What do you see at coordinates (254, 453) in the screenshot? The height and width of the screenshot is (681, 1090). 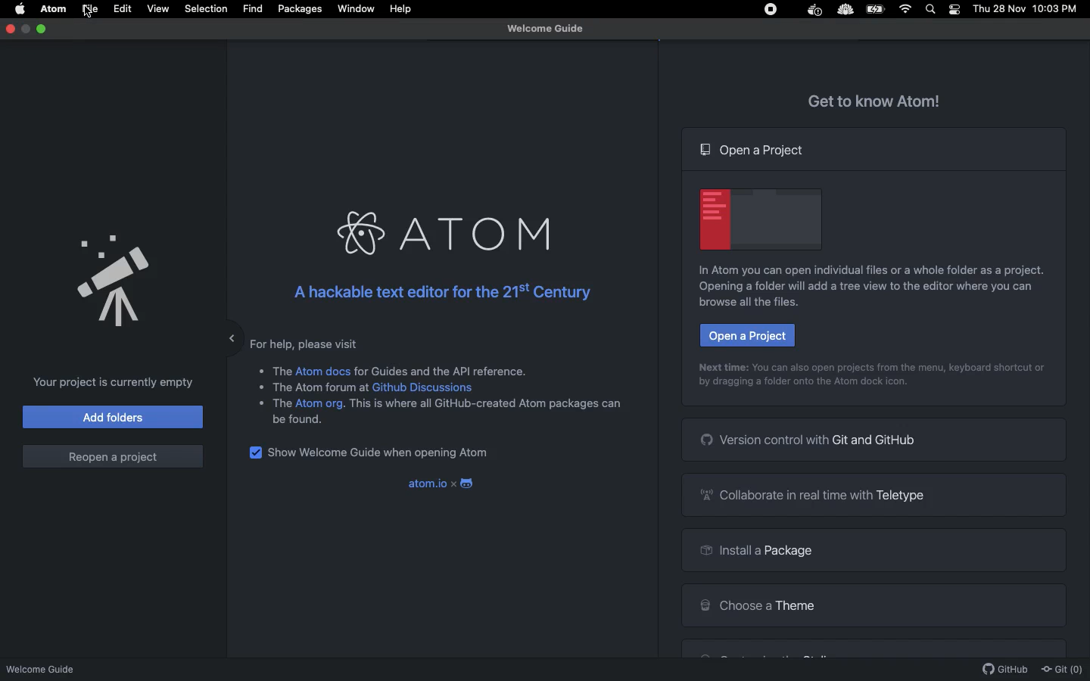 I see `checkbox` at bounding box center [254, 453].